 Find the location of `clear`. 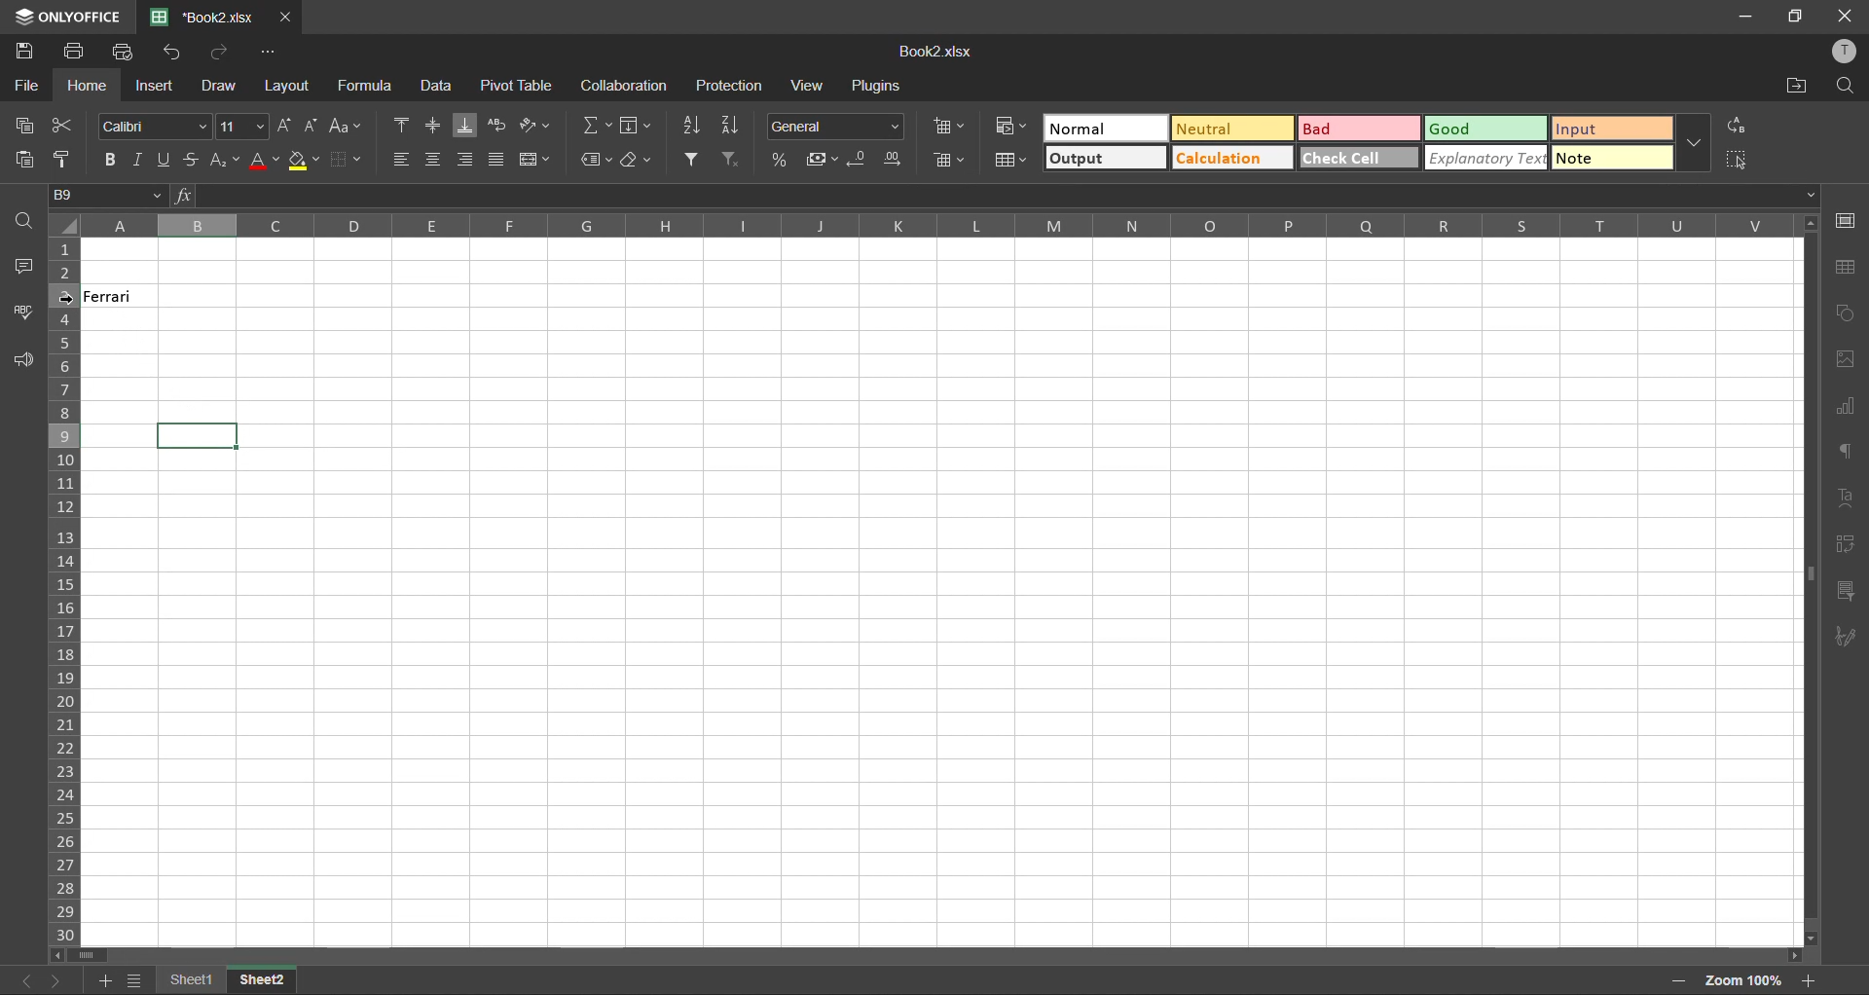

clear is located at coordinates (642, 161).